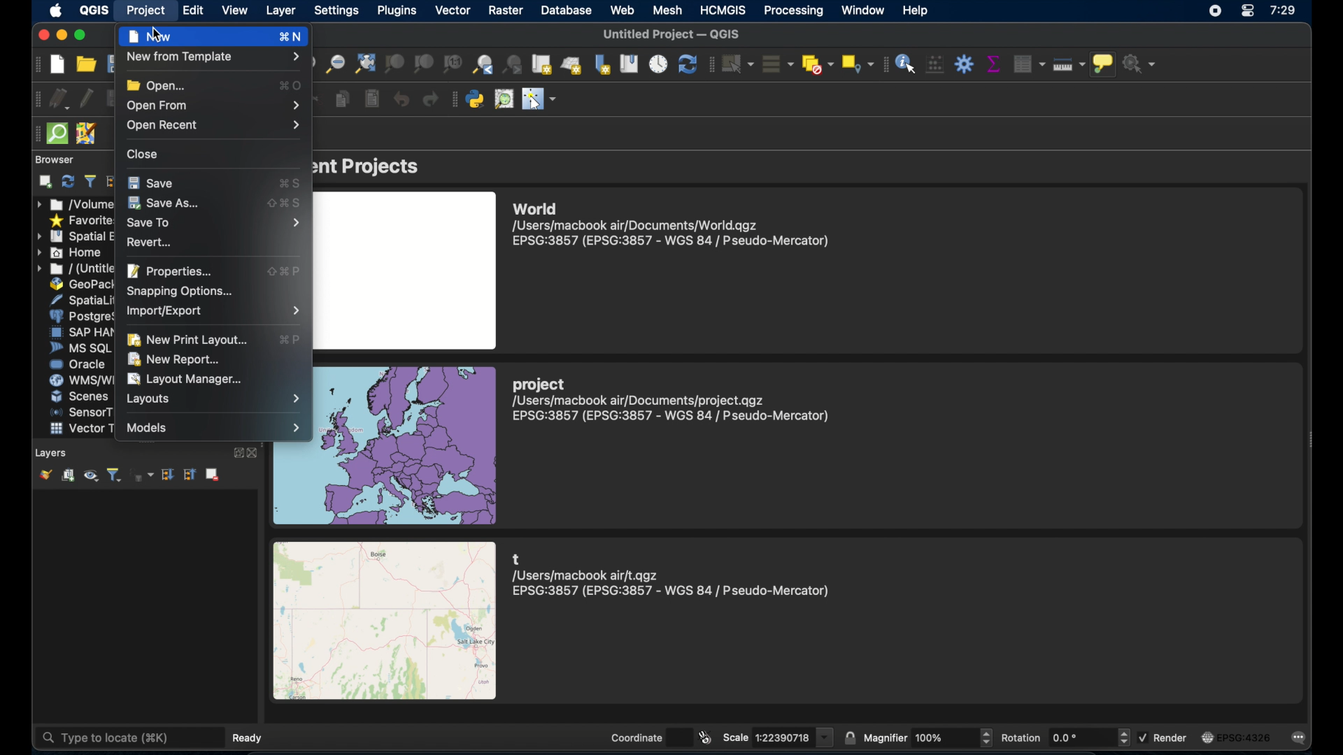  I want to click on undo, so click(401, 97).